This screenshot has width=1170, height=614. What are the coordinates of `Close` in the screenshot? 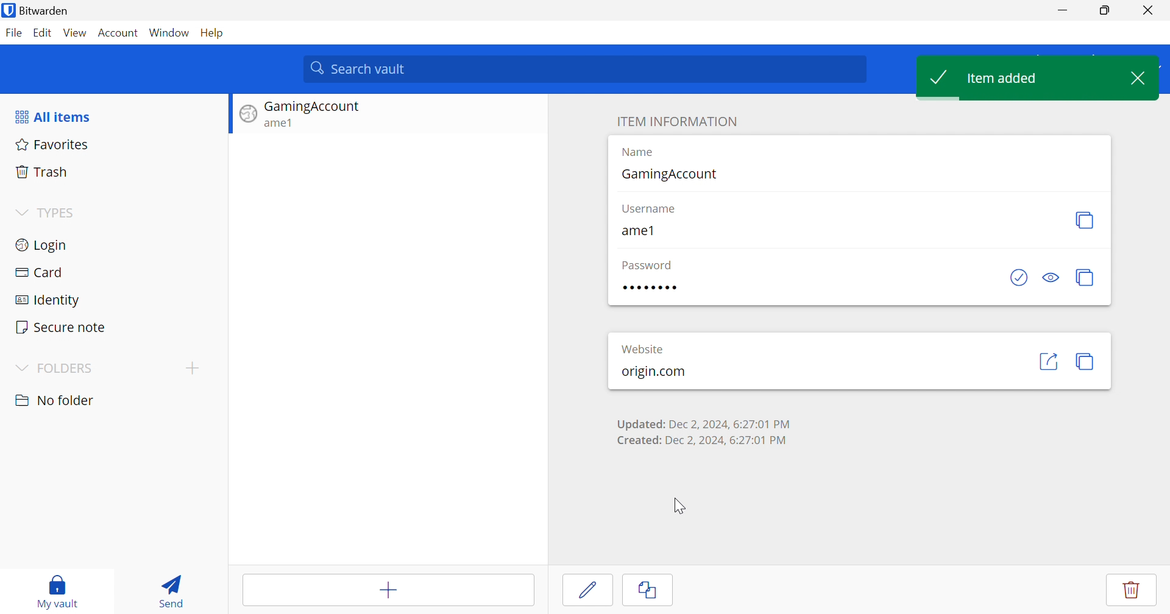 It's located at (1150, 12).